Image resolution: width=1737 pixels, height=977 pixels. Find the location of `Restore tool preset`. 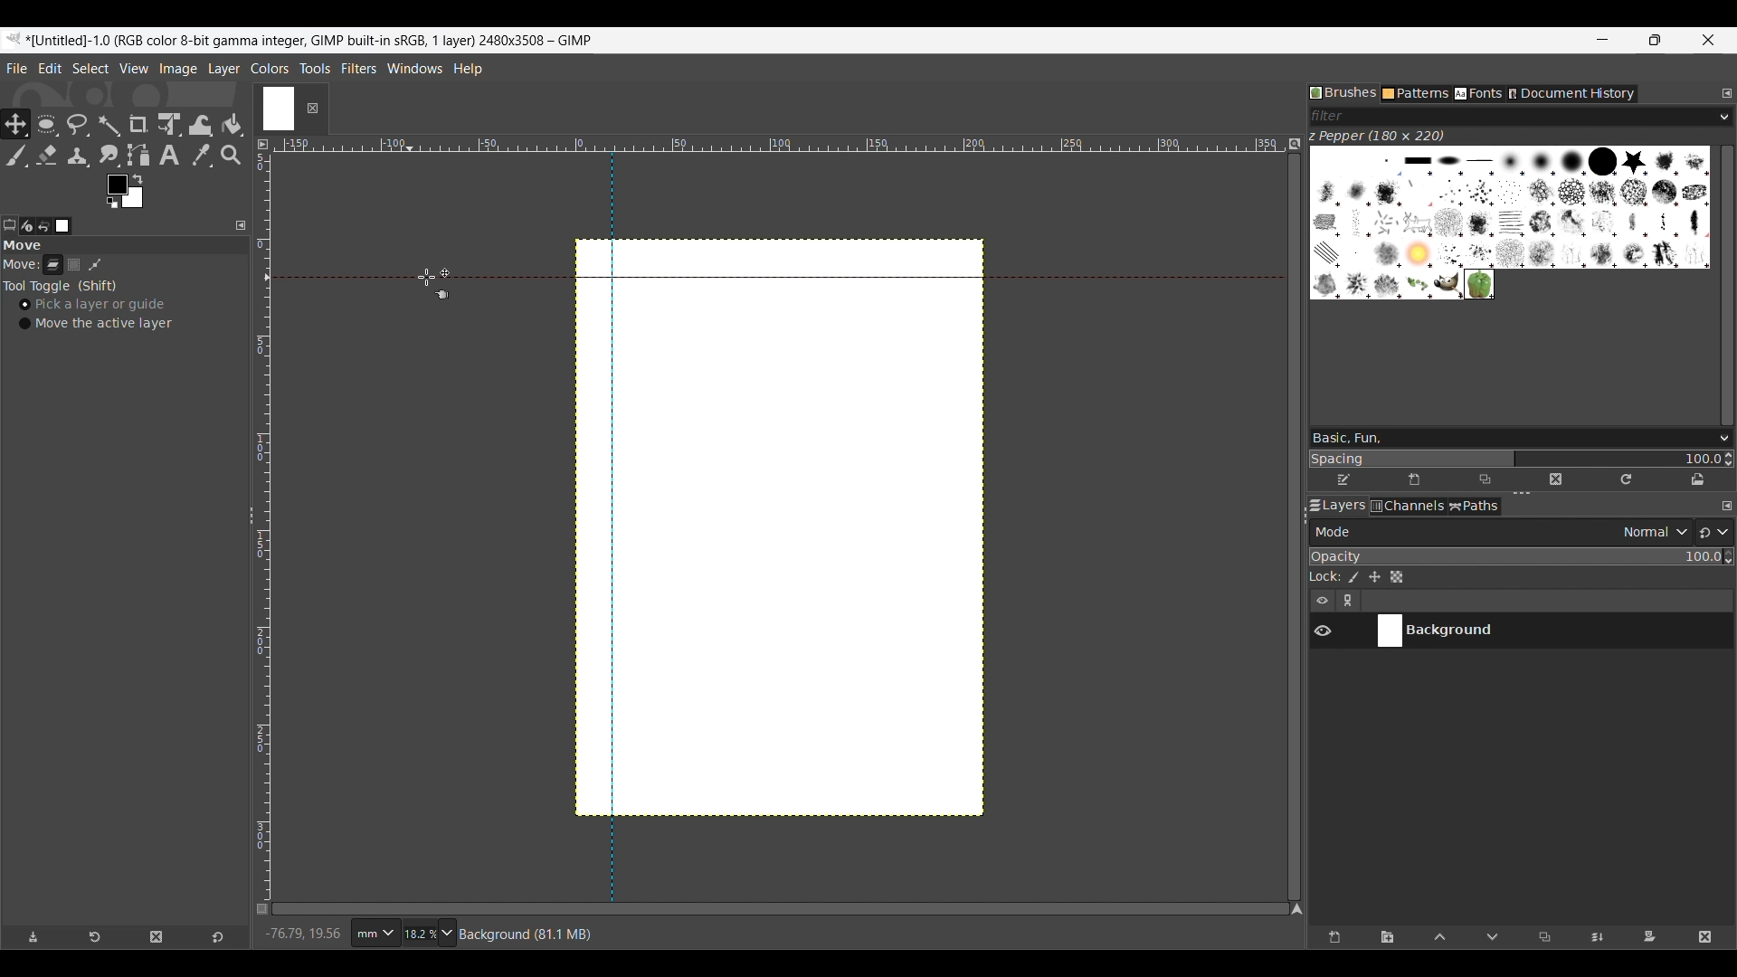

Restore tool preset is located at coordinates (95, 938).